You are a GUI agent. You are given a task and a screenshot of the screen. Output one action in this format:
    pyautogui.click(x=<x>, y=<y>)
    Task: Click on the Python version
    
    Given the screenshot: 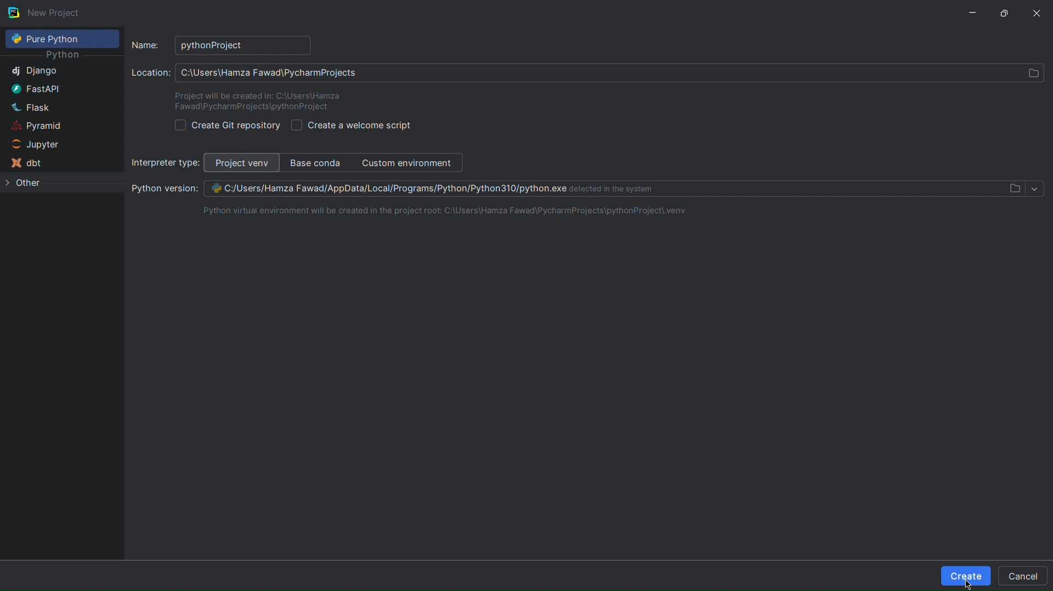 What is the action you would take?
    pyautogui.click(x=164, y=189)
    